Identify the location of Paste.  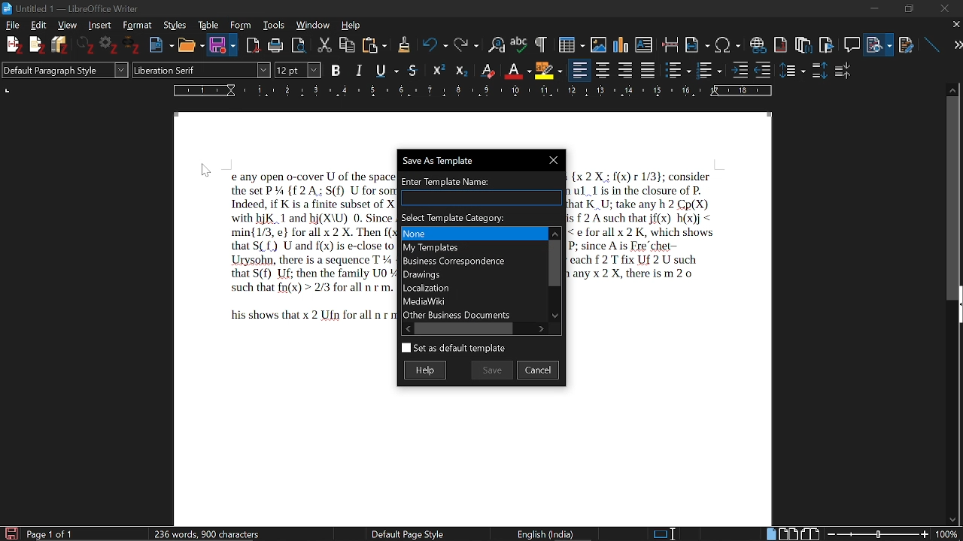
(375, 44).